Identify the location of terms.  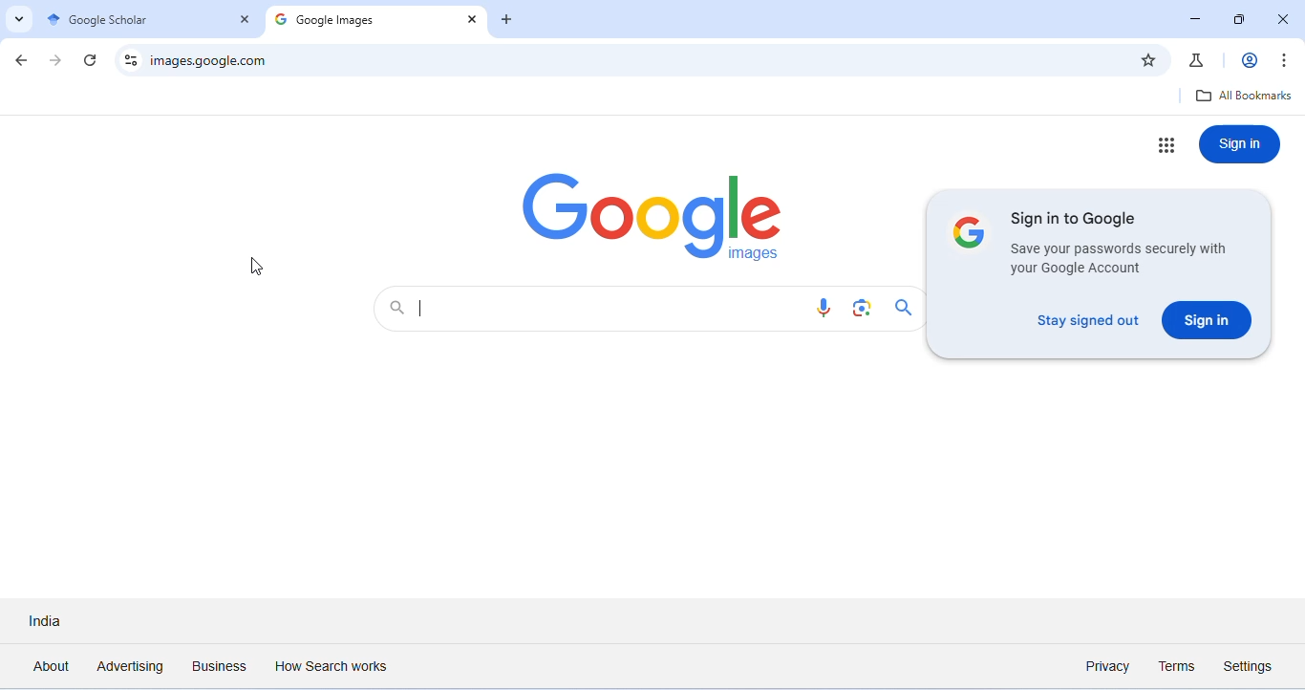
(1176, 666).